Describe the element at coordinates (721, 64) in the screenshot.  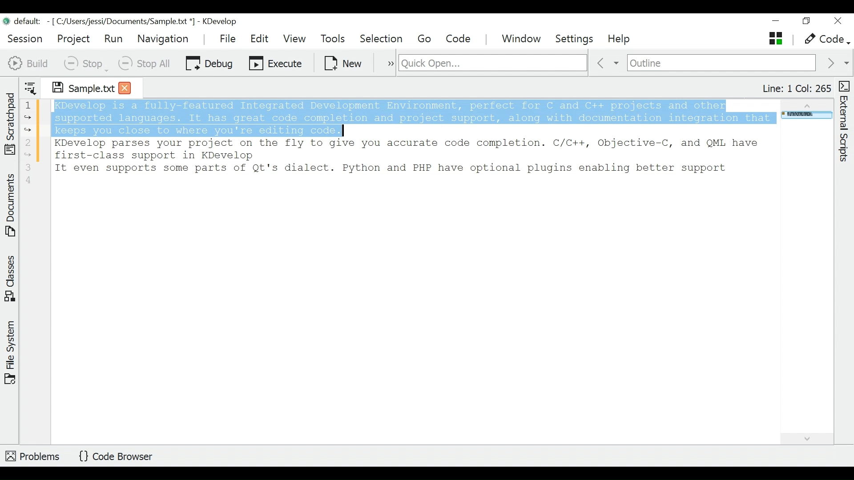
I see `Outline` at that location.